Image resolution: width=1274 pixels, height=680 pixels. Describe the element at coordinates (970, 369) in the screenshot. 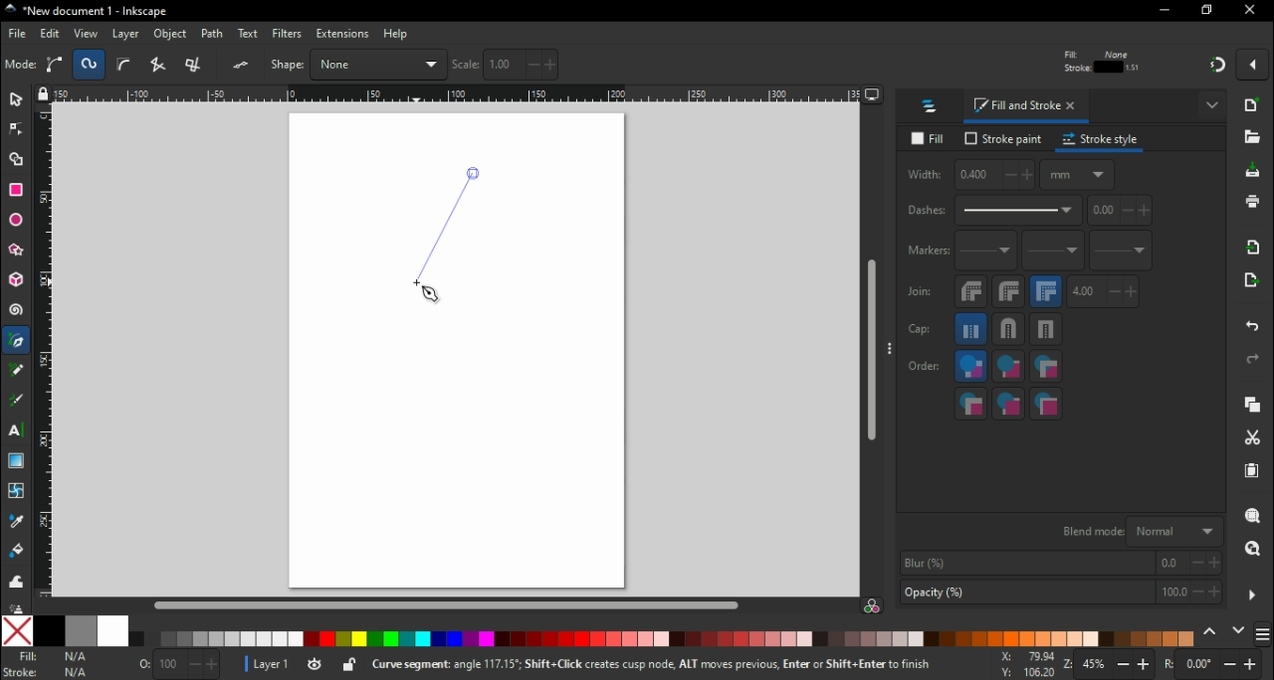

I see `fill,stroke,markers` at that location.